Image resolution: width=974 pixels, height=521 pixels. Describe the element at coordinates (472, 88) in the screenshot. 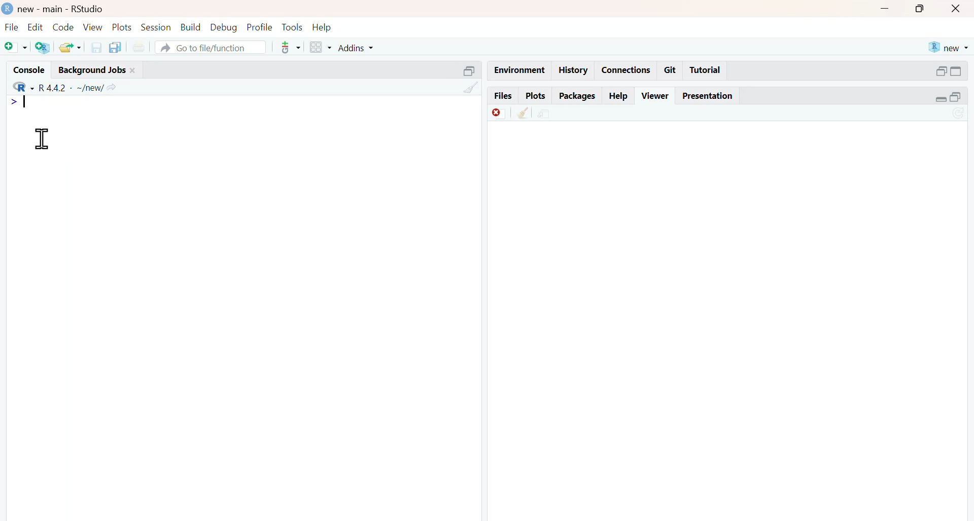

I see `clean` at that location.